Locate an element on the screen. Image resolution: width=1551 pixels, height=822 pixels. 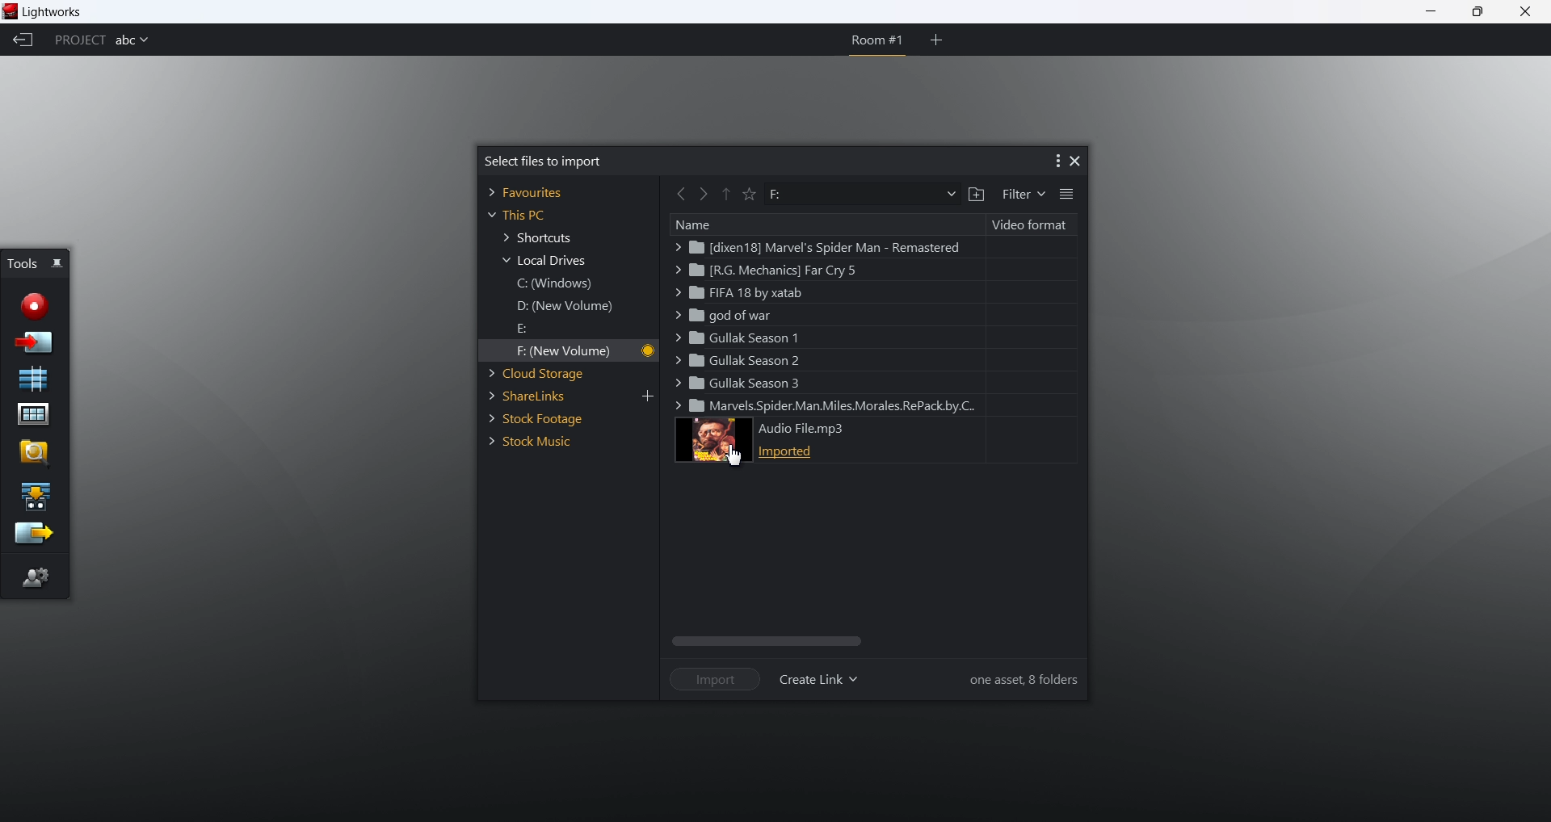
cursor is located at coordinates (734, 455).